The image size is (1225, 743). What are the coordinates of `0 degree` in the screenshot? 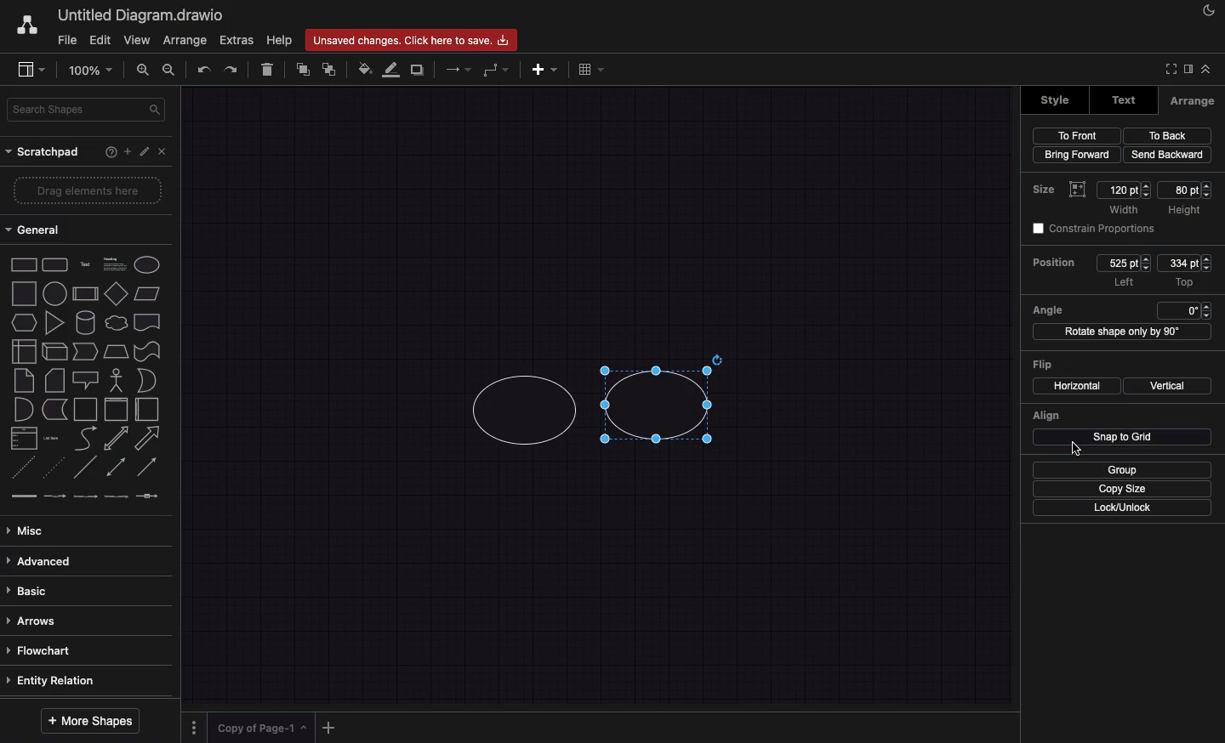 It's located at (1182, 309).